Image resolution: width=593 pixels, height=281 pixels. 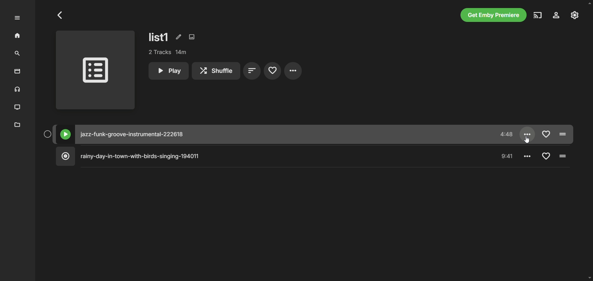 What do you see at coordinates (178, 36) in the screenshot?
I see `edit metadata` at bounding box center [178, 36].